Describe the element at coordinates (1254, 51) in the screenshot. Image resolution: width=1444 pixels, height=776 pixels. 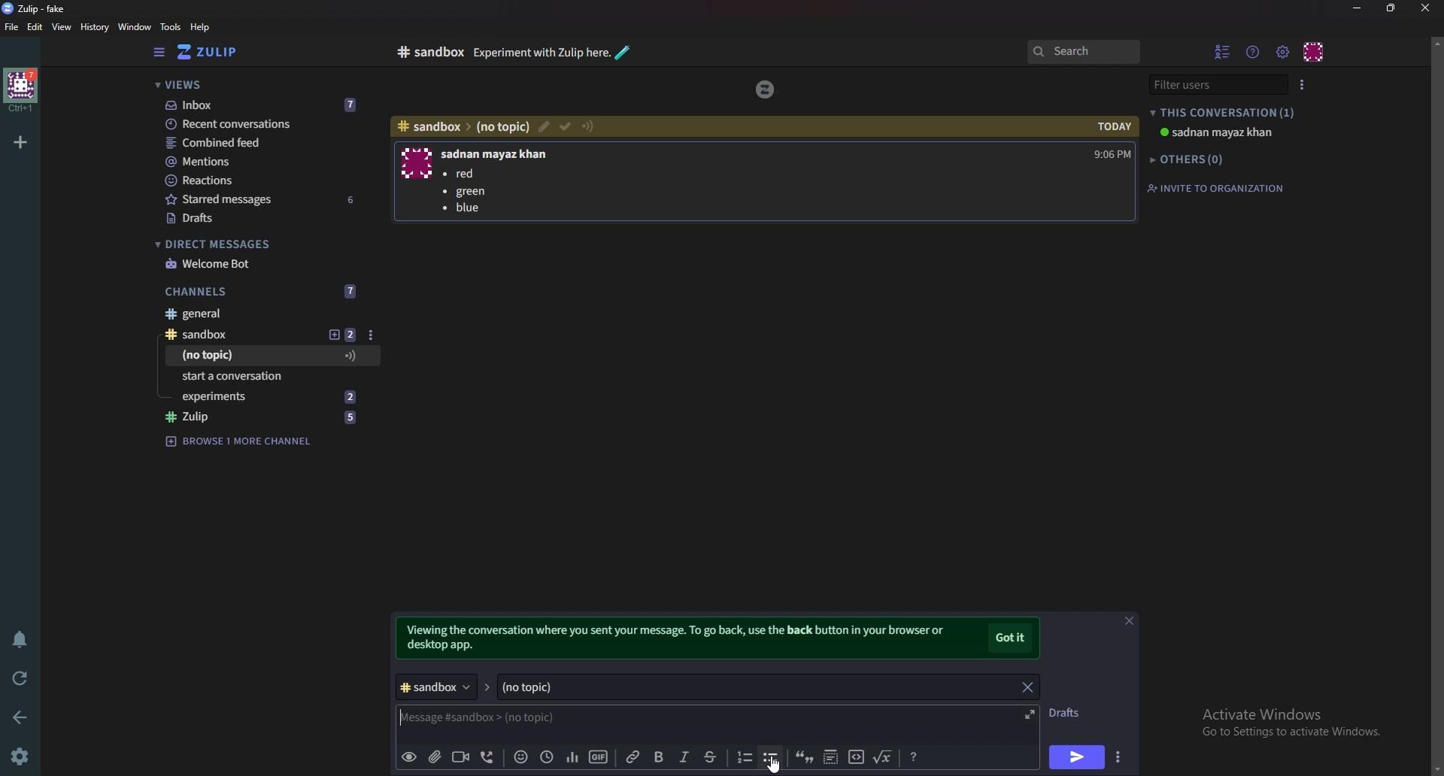
I see `Help menu` at that location.